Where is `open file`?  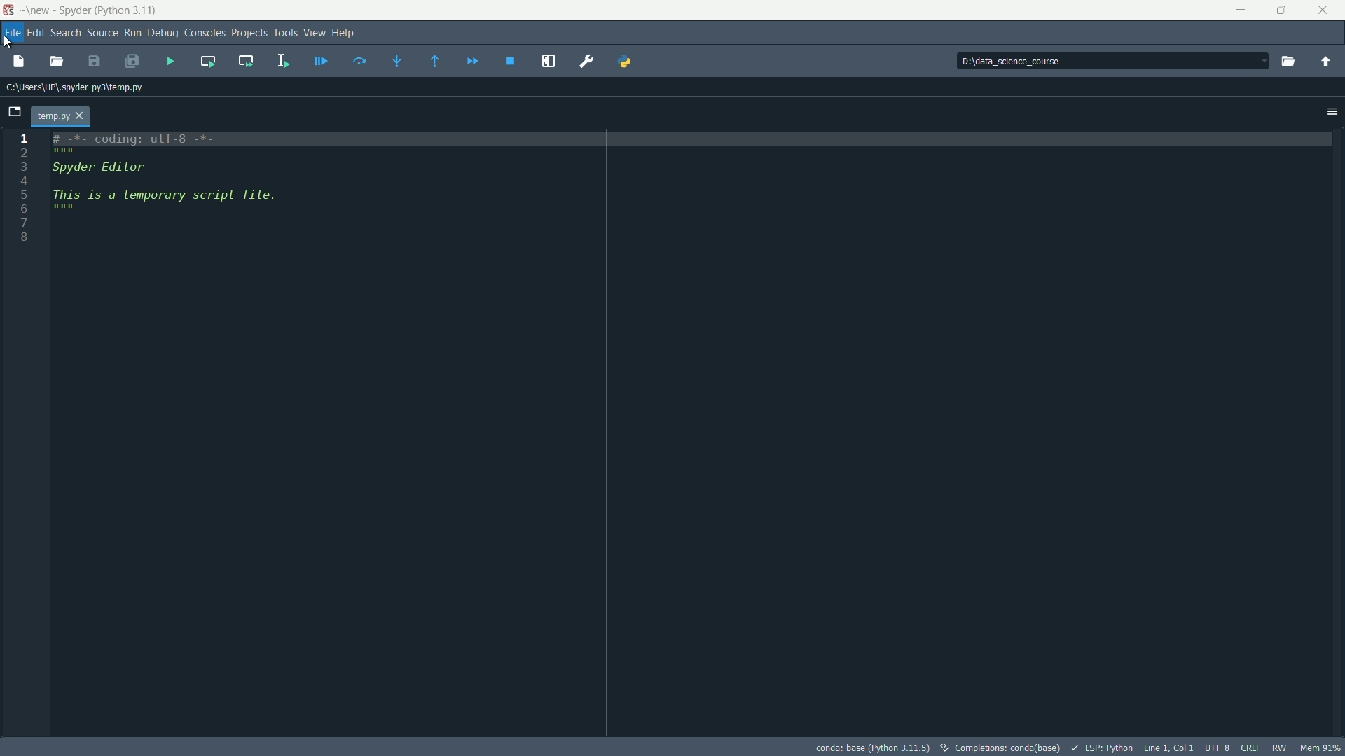 open file is located at coordinates (55, 61).